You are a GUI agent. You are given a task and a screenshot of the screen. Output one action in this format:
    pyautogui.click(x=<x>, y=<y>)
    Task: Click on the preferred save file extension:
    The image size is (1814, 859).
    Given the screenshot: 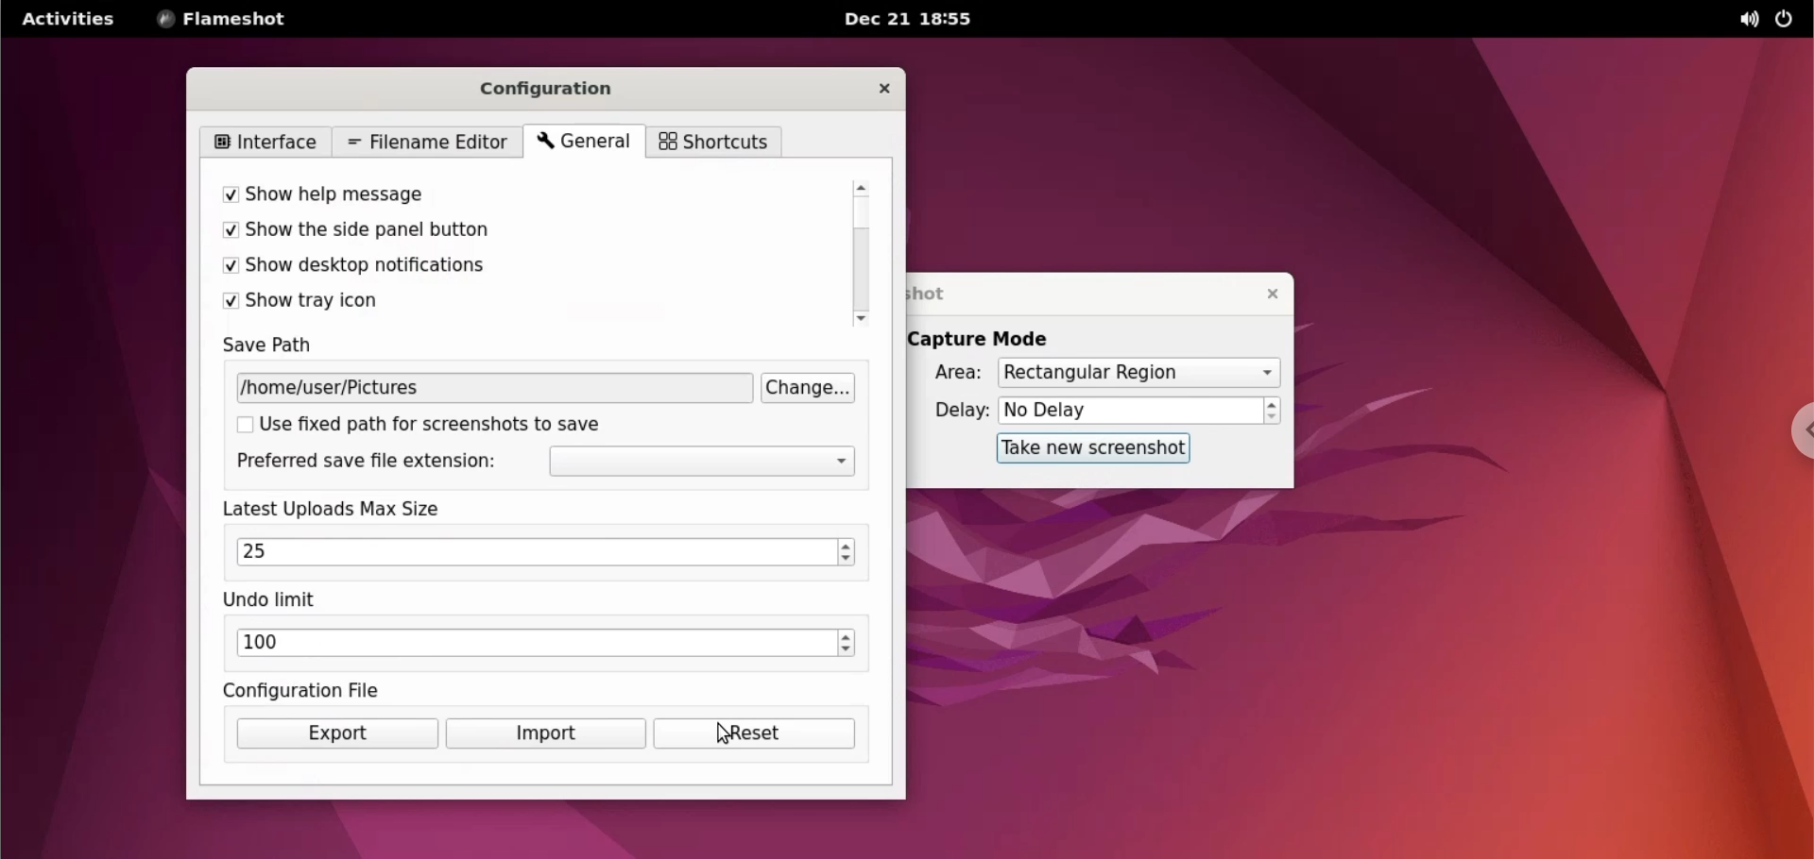 What is the action you would take?
    pyautogui.click(x=372, y=462)
    